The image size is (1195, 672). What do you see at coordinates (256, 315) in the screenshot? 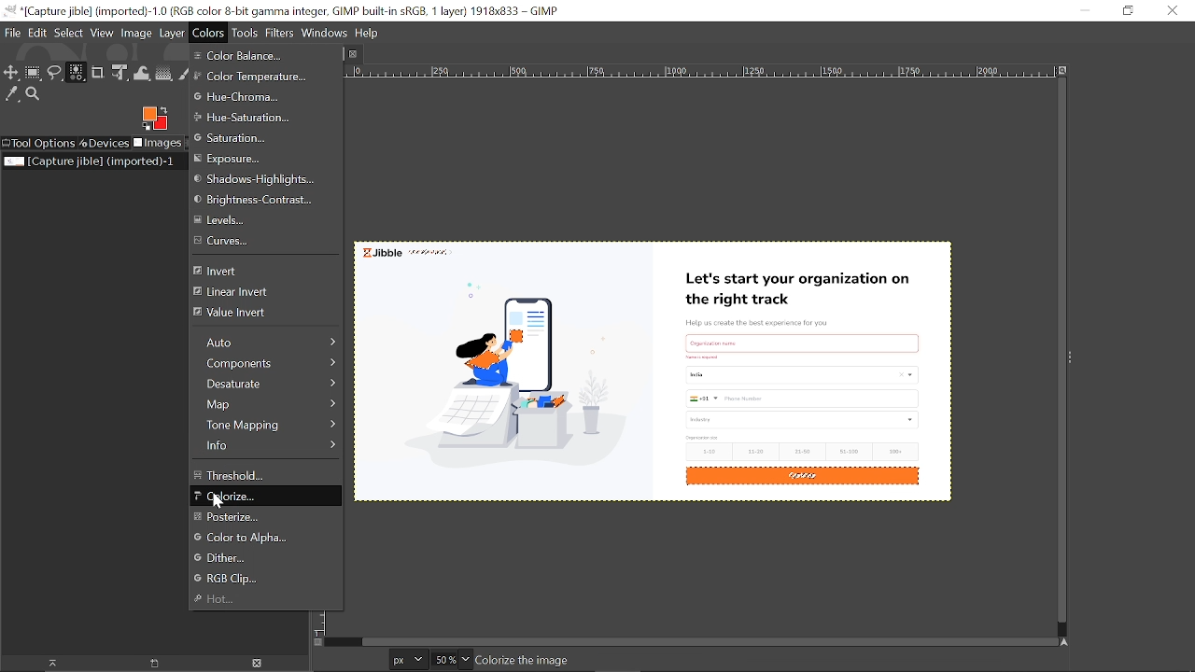
I see `` at bounding box center [256, 315].